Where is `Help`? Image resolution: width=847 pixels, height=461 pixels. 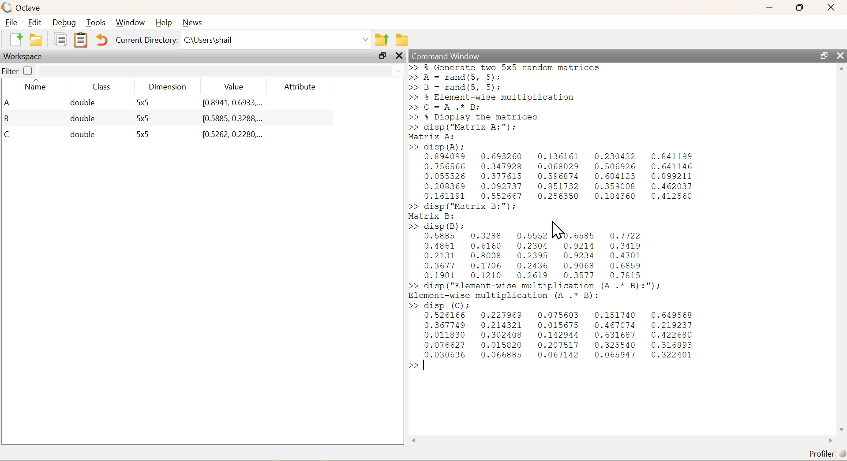 Help is located at coordinates (165, 20).